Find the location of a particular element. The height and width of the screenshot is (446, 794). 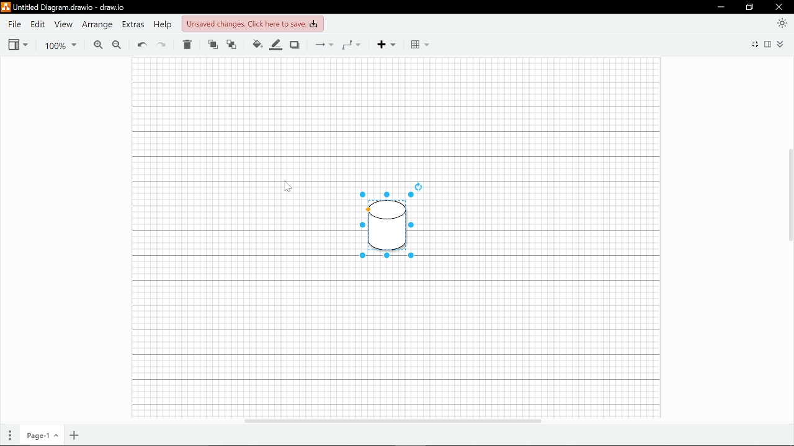

Fill line is located at coordinates (276, 45).